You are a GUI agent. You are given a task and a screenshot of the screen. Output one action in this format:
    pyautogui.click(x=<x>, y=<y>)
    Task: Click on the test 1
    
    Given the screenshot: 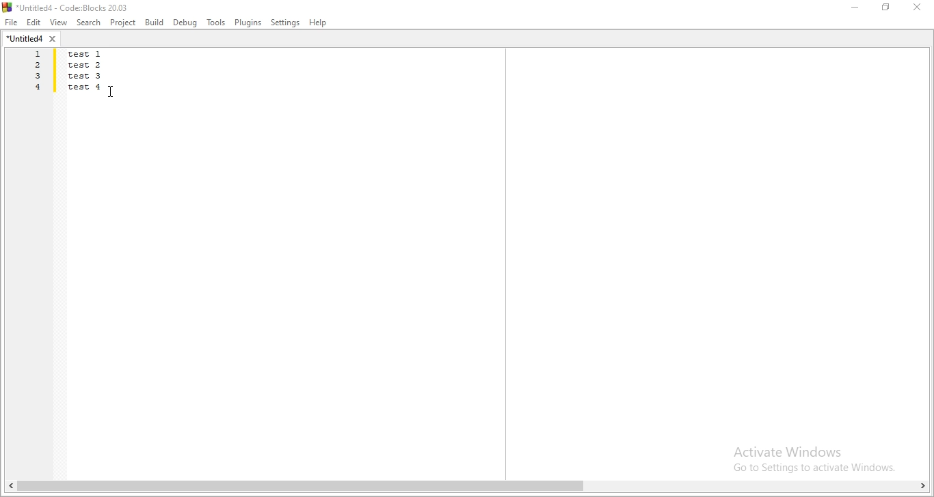 What is the action you would take?
    pyautogui.click(x=94, y=54)
    